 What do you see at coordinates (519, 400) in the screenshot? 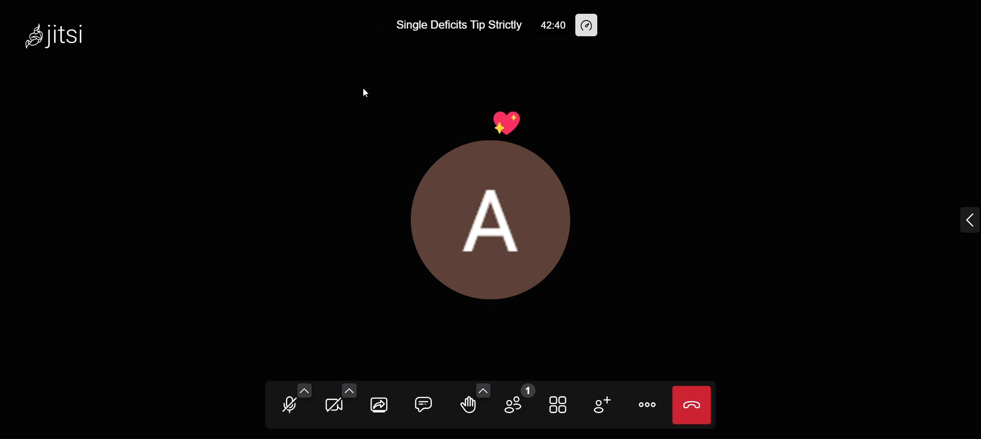
I see `participants` at bounding box center [519, 400].